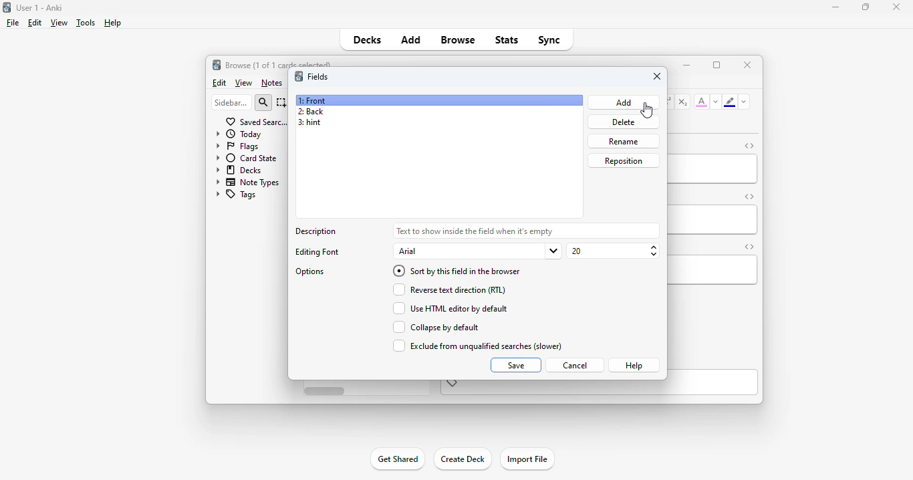 Image resolution: width=913 pixels, height=480 pixels. Describe the element at coordinates (299, 76) in the screenshot. I see `logo` at that location.